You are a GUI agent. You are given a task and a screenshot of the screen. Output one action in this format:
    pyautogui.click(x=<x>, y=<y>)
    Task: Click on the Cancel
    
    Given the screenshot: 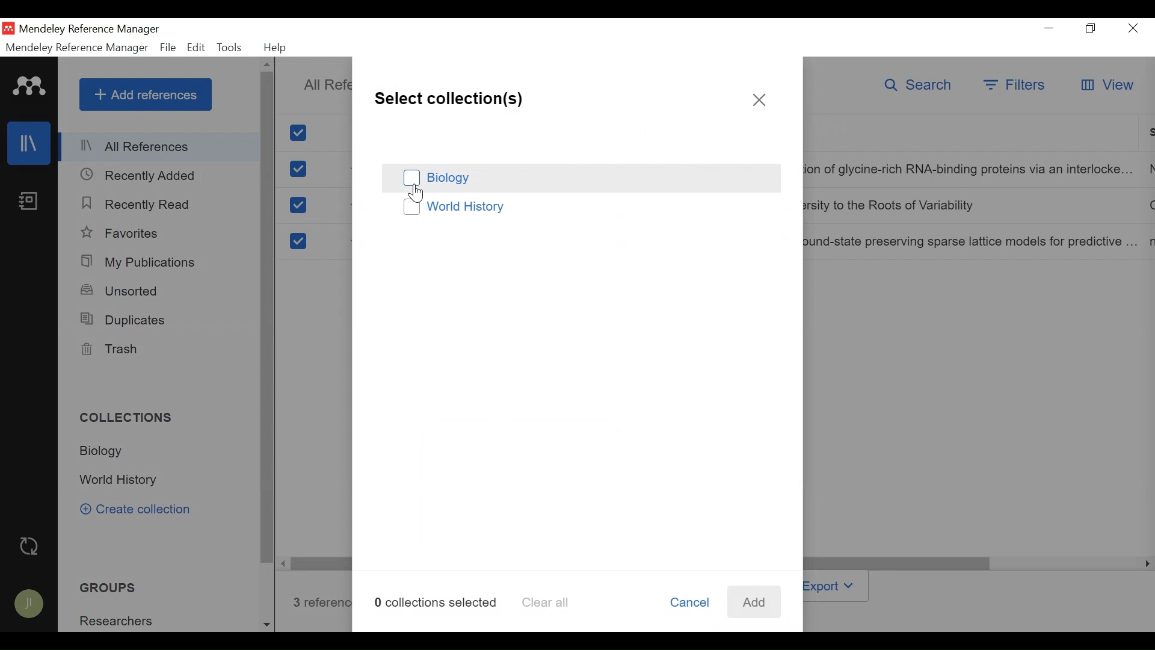 What is the action you would take?
    pyautogui.click(x=688, y=603)
    